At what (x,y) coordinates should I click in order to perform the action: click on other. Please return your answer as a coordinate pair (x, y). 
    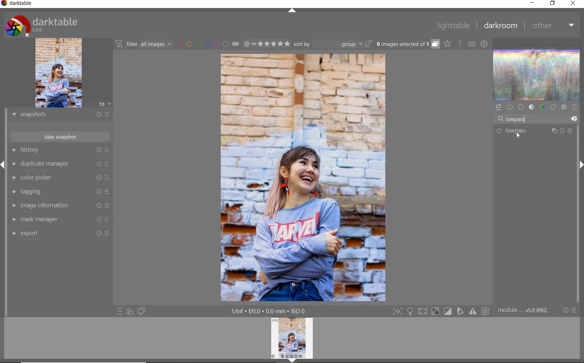
    Looking at the image, I should click on (553, 27).